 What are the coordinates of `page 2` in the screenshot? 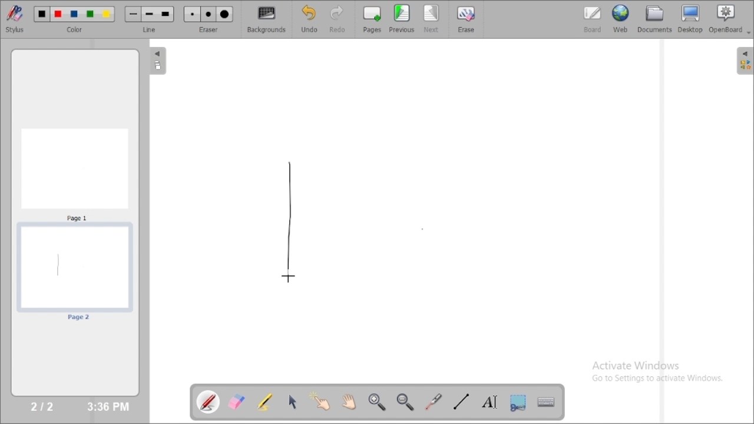 It's located at (74, 273).